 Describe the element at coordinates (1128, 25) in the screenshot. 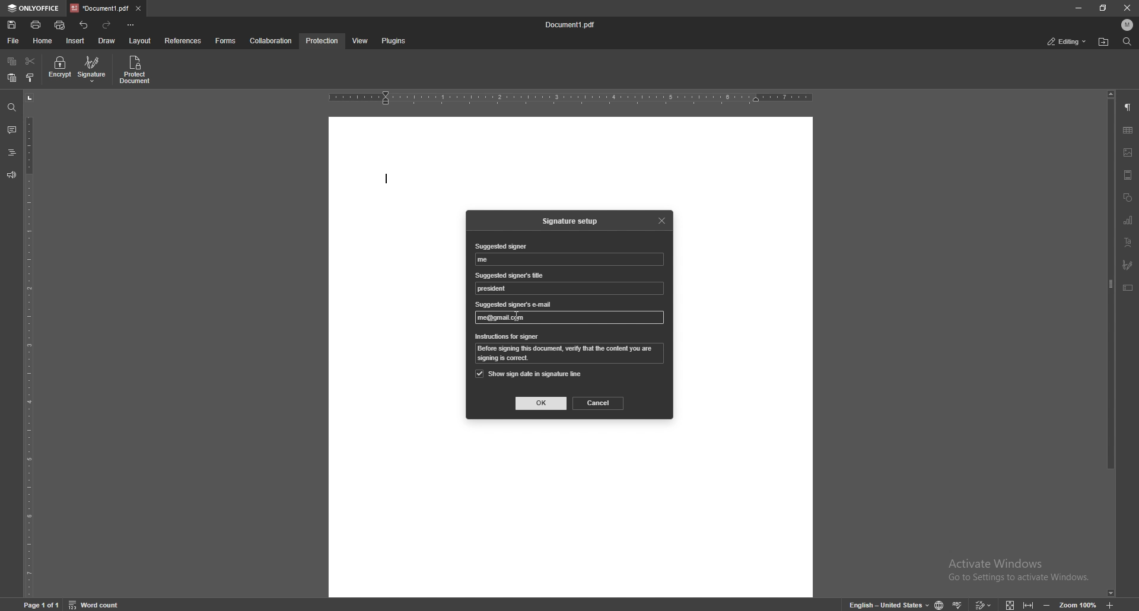

I see `profile` at that location.